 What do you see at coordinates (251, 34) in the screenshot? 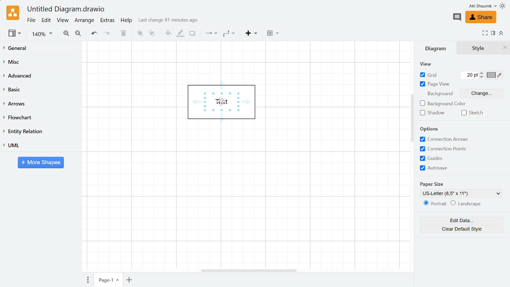
I see `Insert` at bounding box center [251, 34].